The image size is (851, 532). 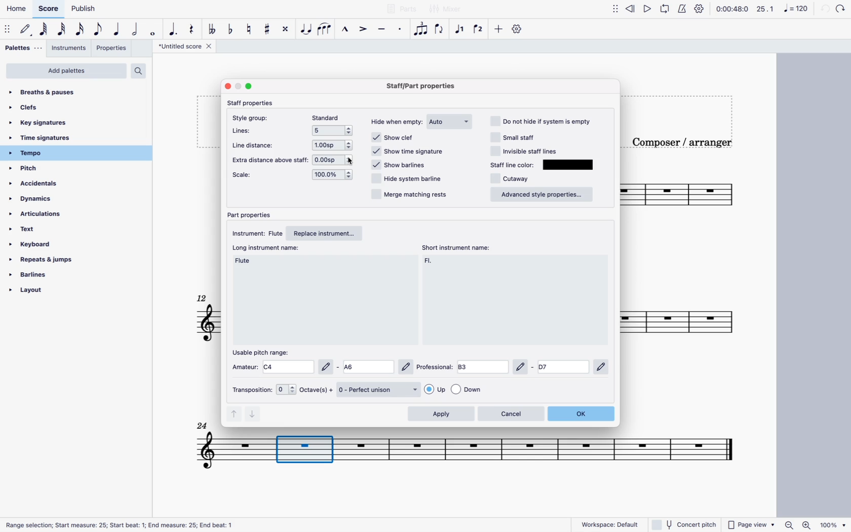 What do you see at coordinates (39, 184) in the screenshot?
I see `accidentals` at bounding box center [39, 184].